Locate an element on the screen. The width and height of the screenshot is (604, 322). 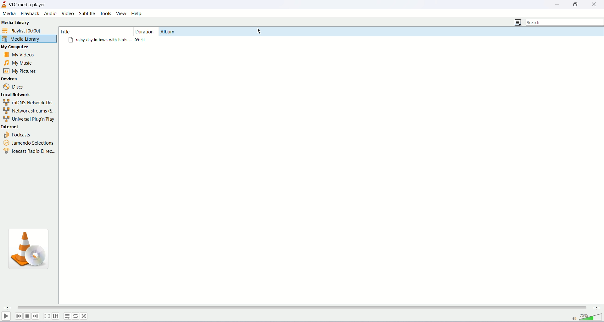
mDNS network is located at coordinates (28, 102).